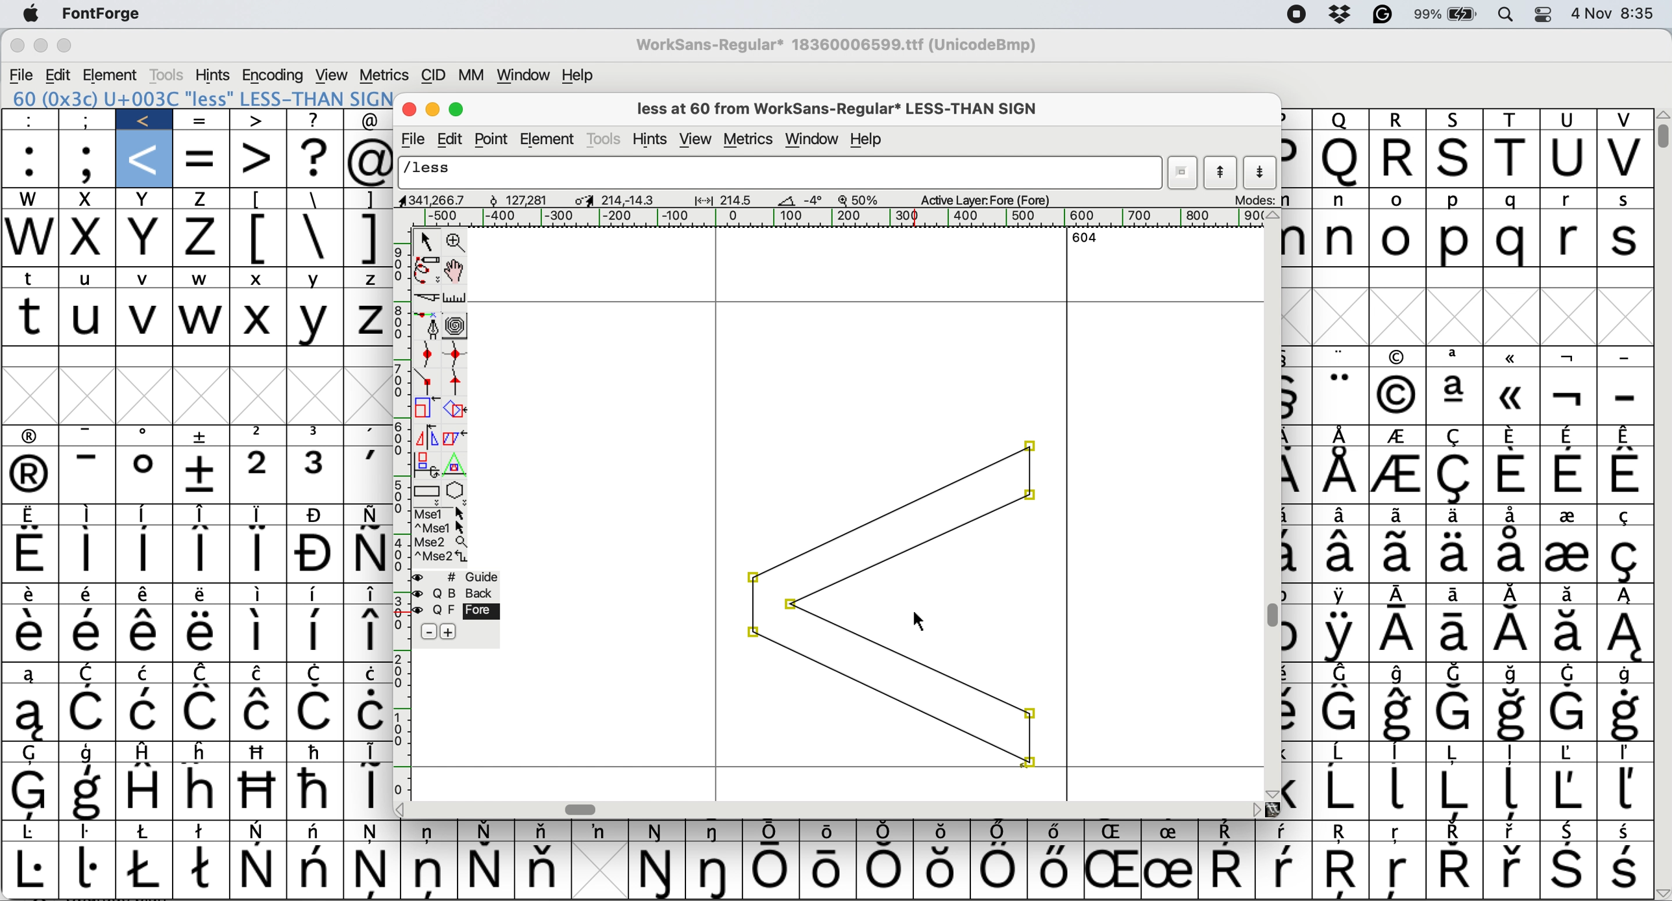 This screenshot has width=1672, height=901. I want to click on maximize, so click(460, 110).